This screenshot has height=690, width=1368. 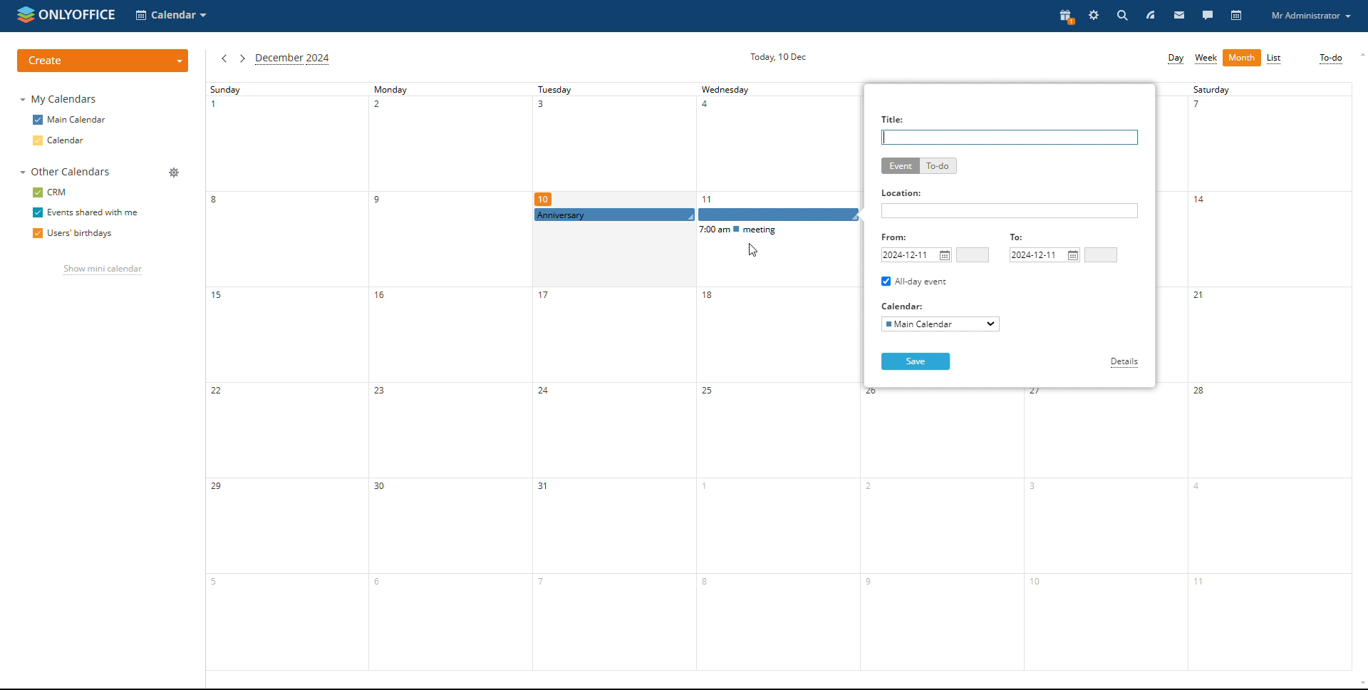 What do you see at coordinates (1330, 59) in the screenshot?
I see `to-do` at bounding box center [1330, 59].